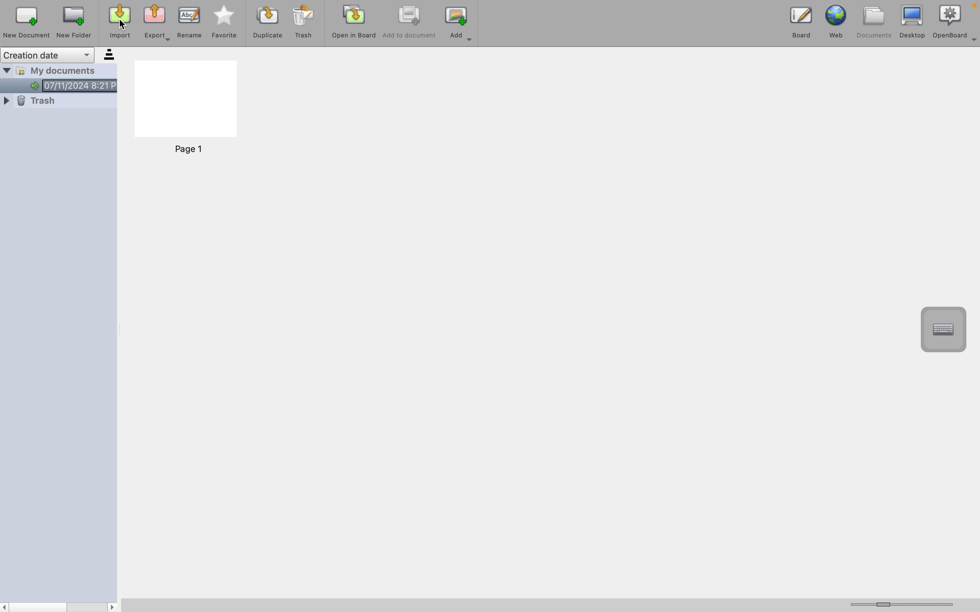 The height and width of the screenshot is (612, 980). Describe the element at coordinates (76, 22) in the screenshot. I see `new folder` at that location.